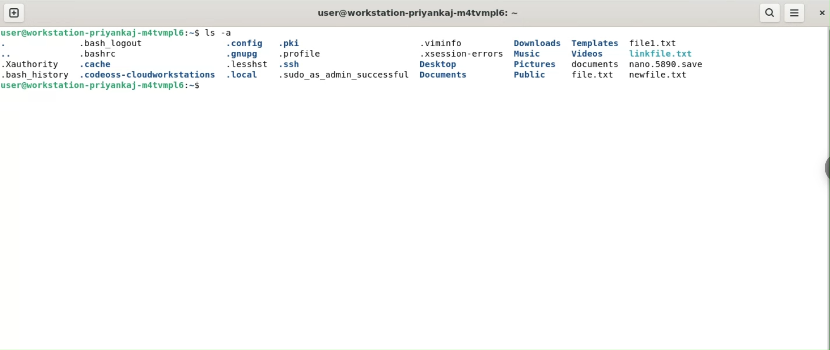 The width and height of the screenshot is (830, 350). What do you see at coordinates (771, 13) in the screenshot?
I see `search` at bounding box center [771, 13].